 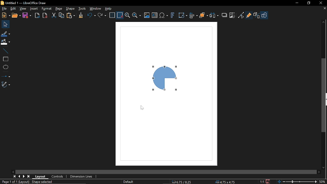 What do you see at coordinates (262, 181) in the screenshot?
I see `1:1 (Scaling factor)` at bounding box center [262, 181].